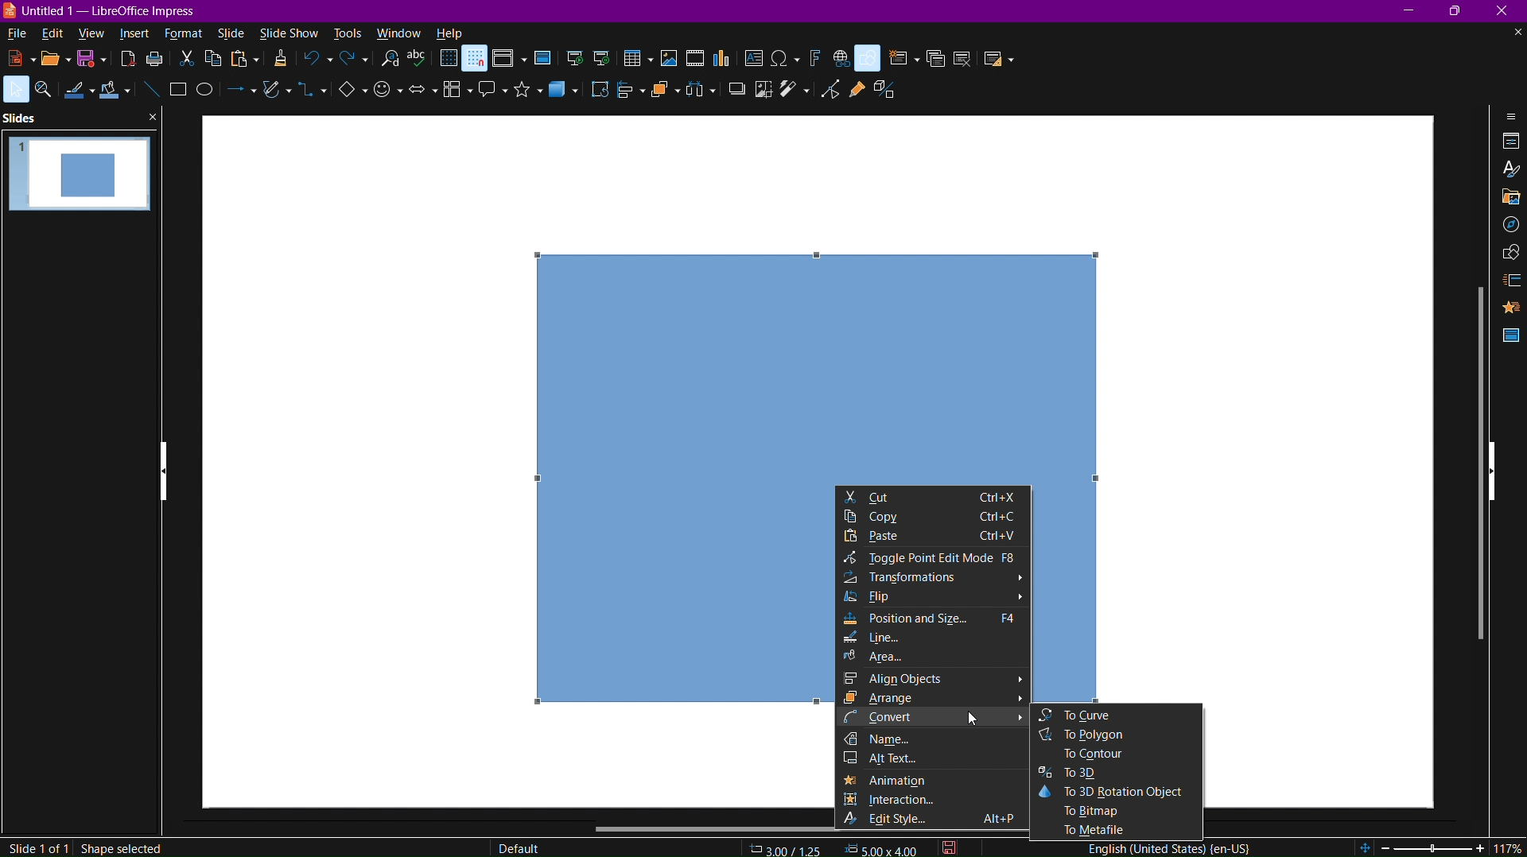 The width and height of the screenshot is (1527, 857). I want to click on New Slide, so click(901, 59).